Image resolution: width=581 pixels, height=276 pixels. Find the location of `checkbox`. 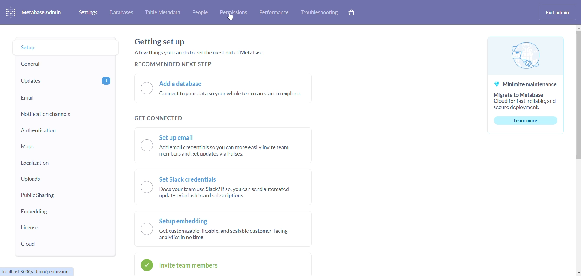

checkbox is located at coordinates (147, 88).